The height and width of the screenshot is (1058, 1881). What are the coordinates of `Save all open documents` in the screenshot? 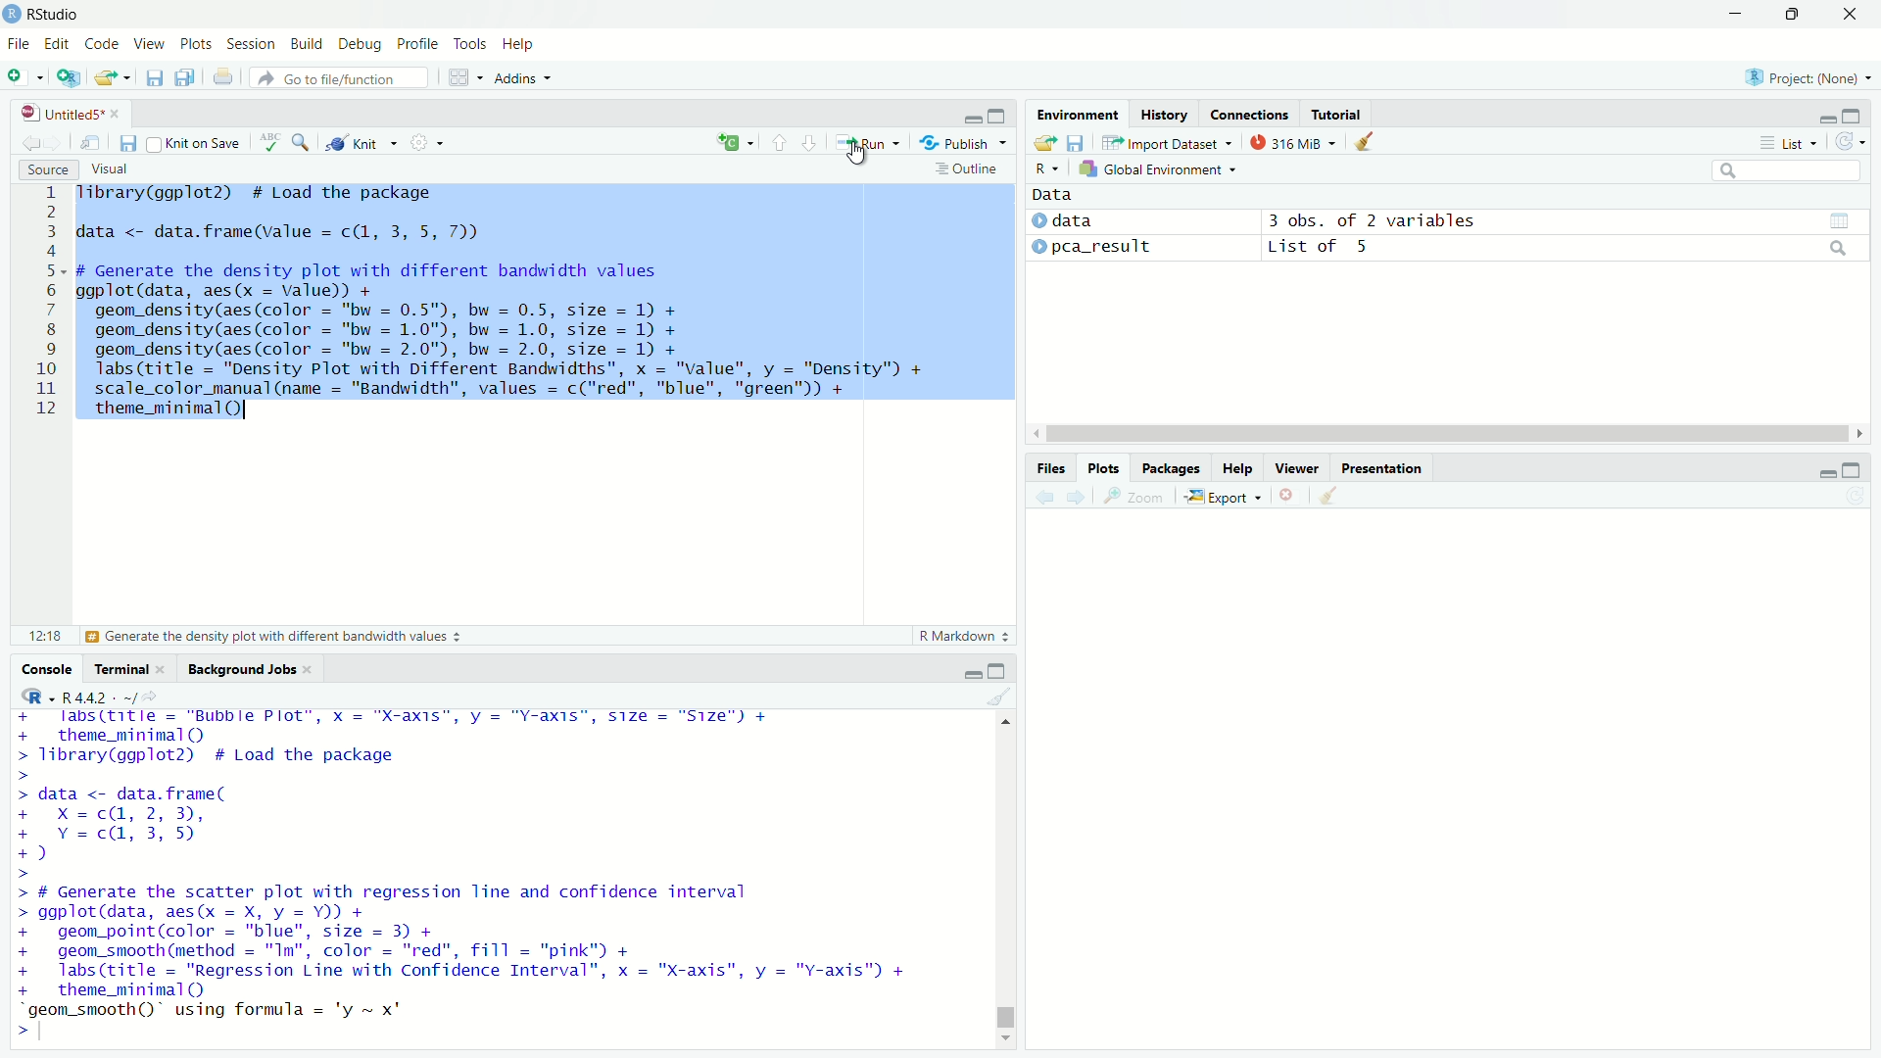 It's located at (185, 77).